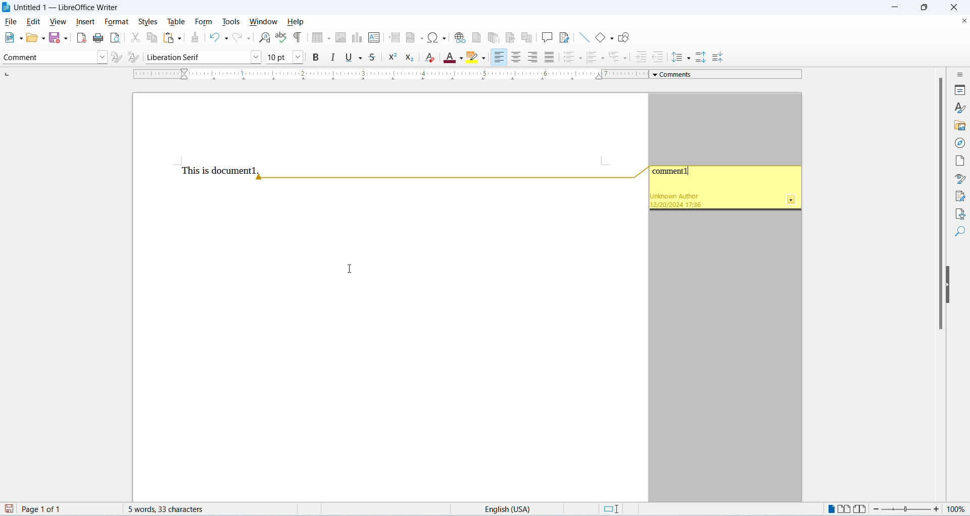 Image resolution: width=970 pixels, height=516 pixels. What do you see at coordinates (84, 22) in the screenshot?
I see `insert` at bounding box center [84, 22].